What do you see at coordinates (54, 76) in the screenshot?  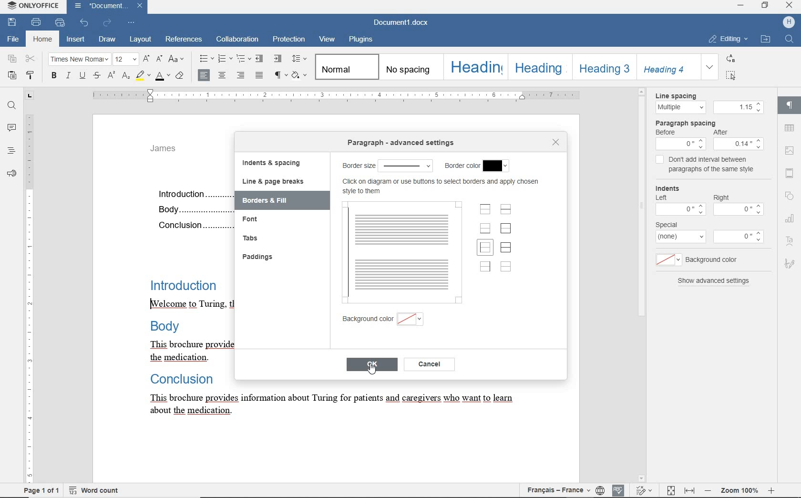 I see `bold` at bounding box center [54, 76].